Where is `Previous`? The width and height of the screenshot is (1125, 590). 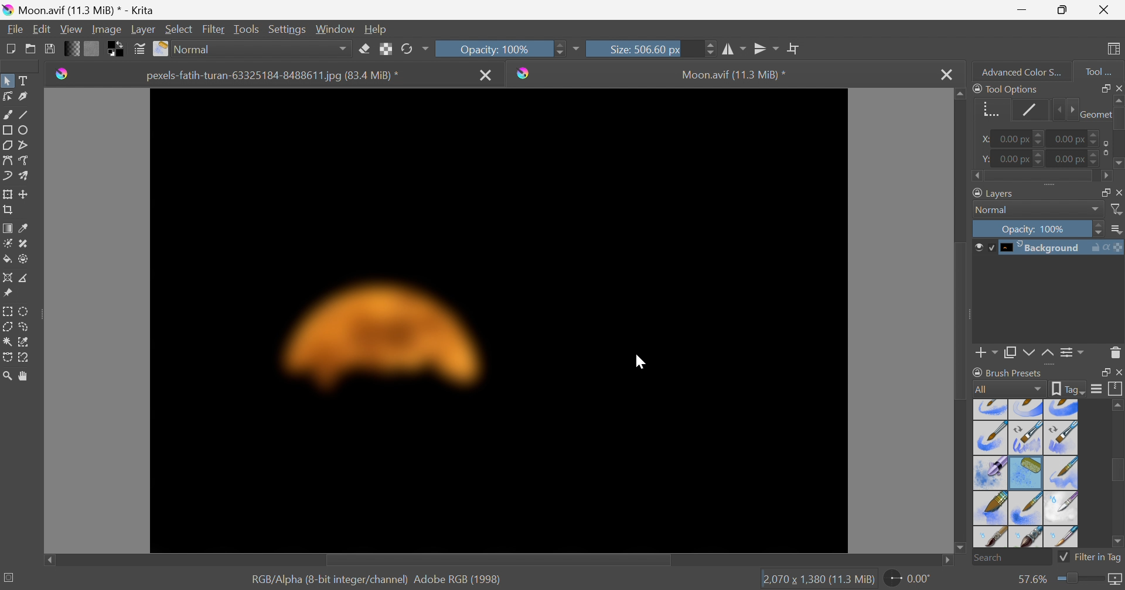
Previous is located at coordinates (1056, 110).